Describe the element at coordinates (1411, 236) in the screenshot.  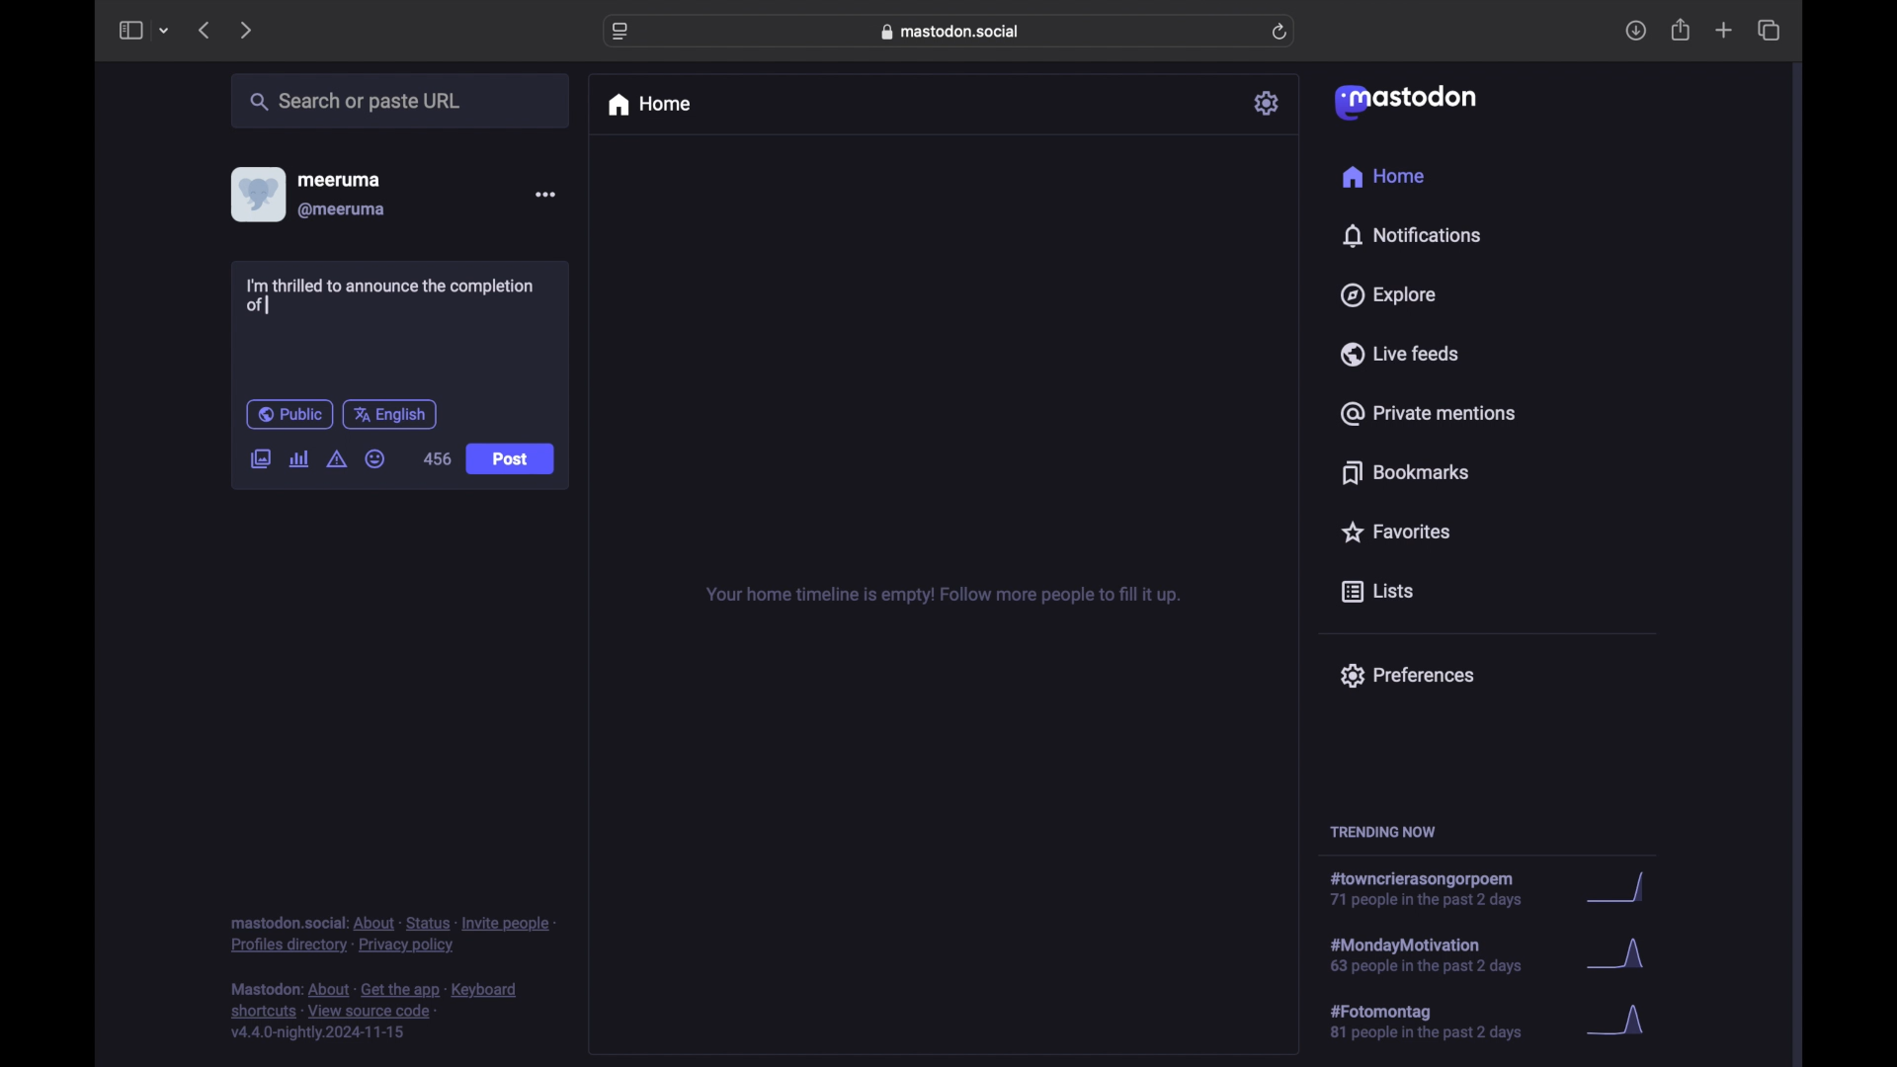
I see `notifications` at that location.